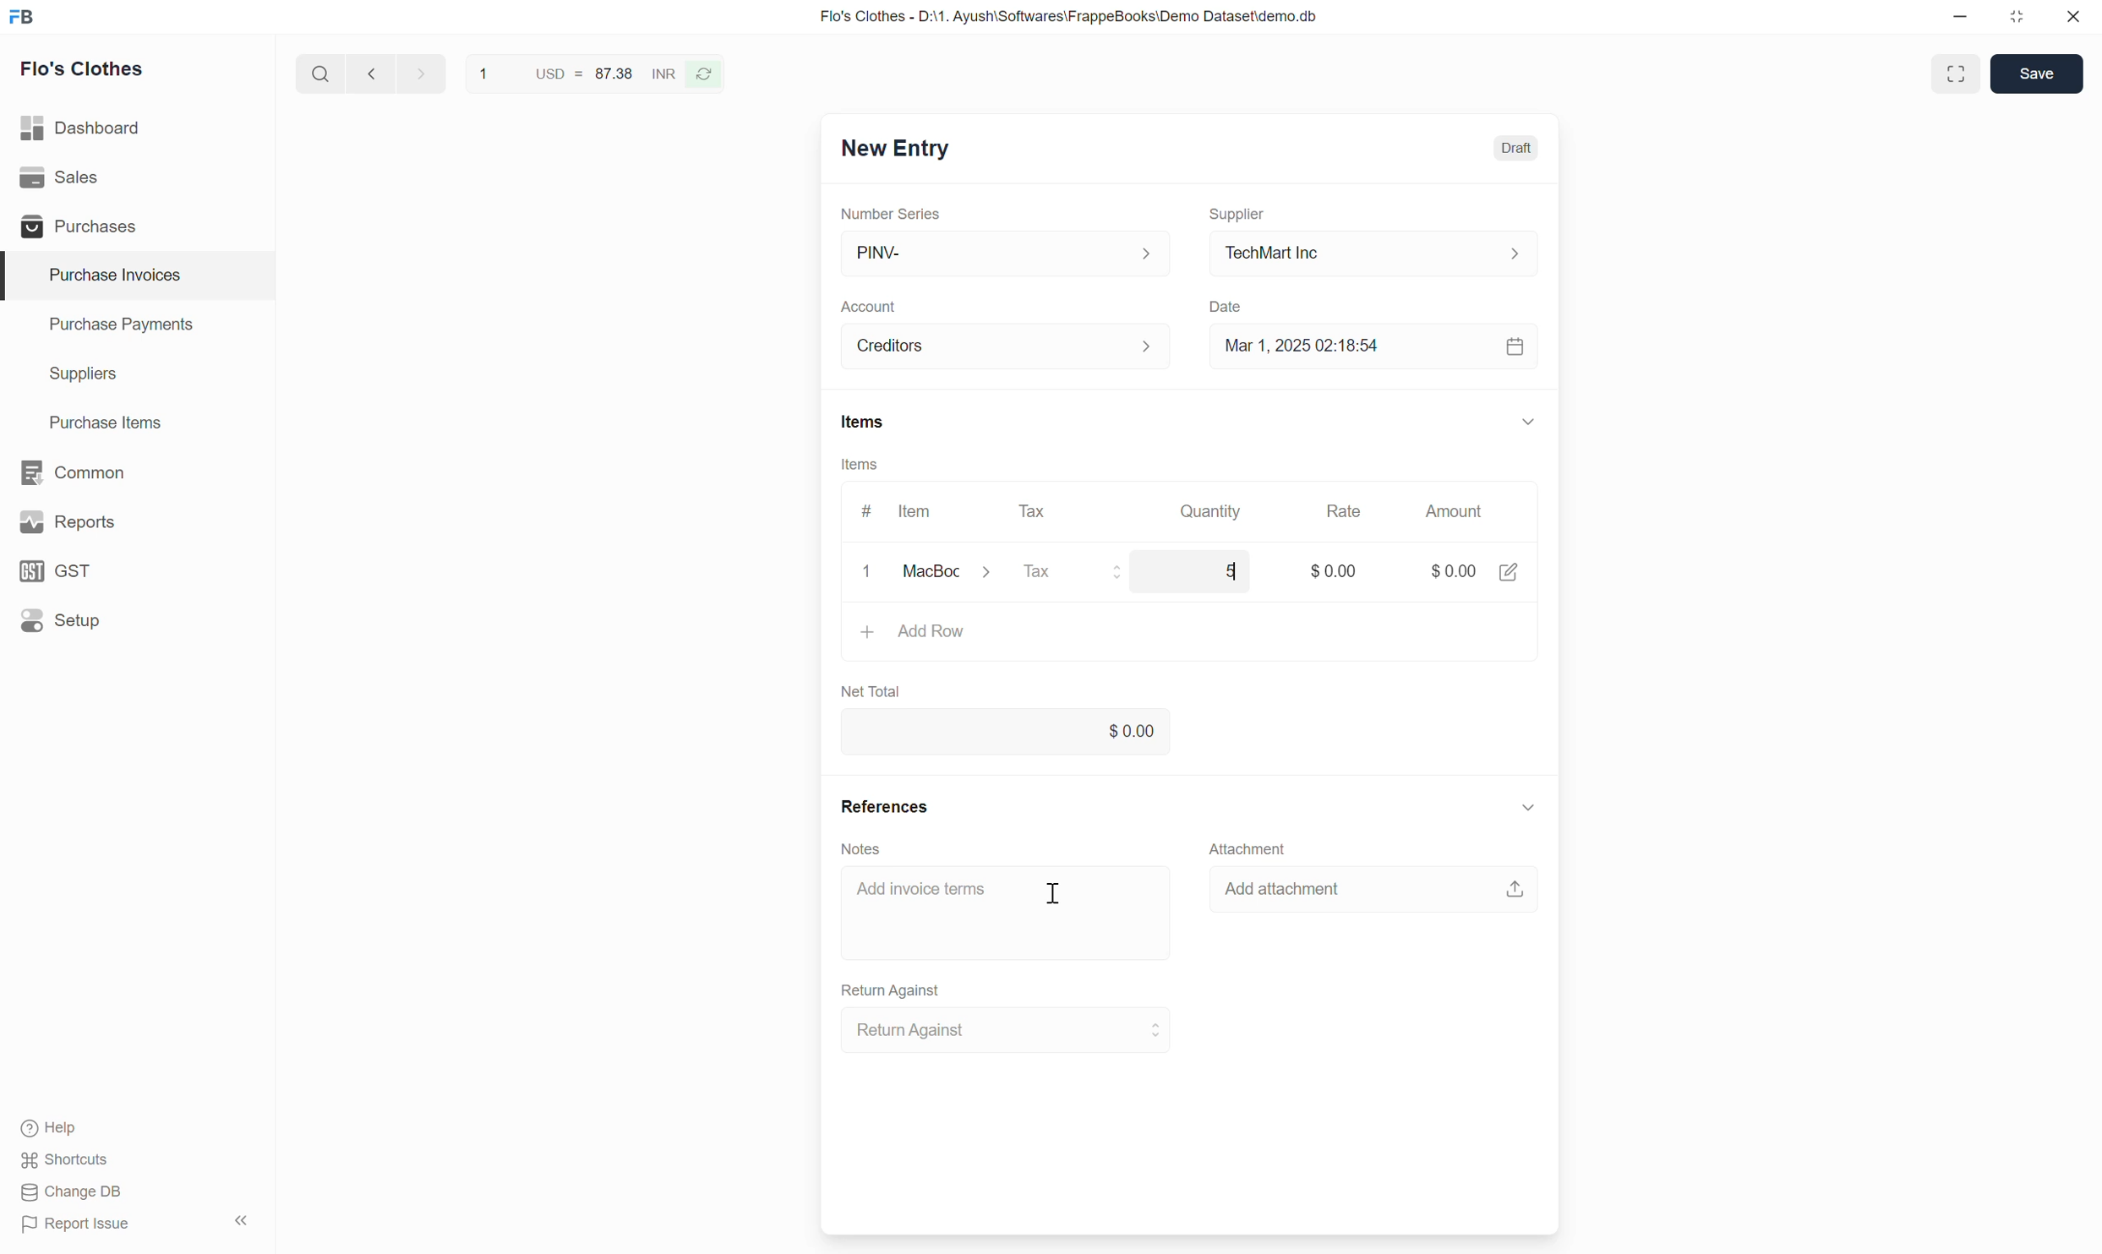 The image size is (2102, 1254). What do you see at coordinates (1069, 15) in the screenshot?
I see `Flo's Clothes - D:\1. Ayush\Softwares\FrappeBooks\Demo Dataset\demo.db` at bounding box center [1069, 15].